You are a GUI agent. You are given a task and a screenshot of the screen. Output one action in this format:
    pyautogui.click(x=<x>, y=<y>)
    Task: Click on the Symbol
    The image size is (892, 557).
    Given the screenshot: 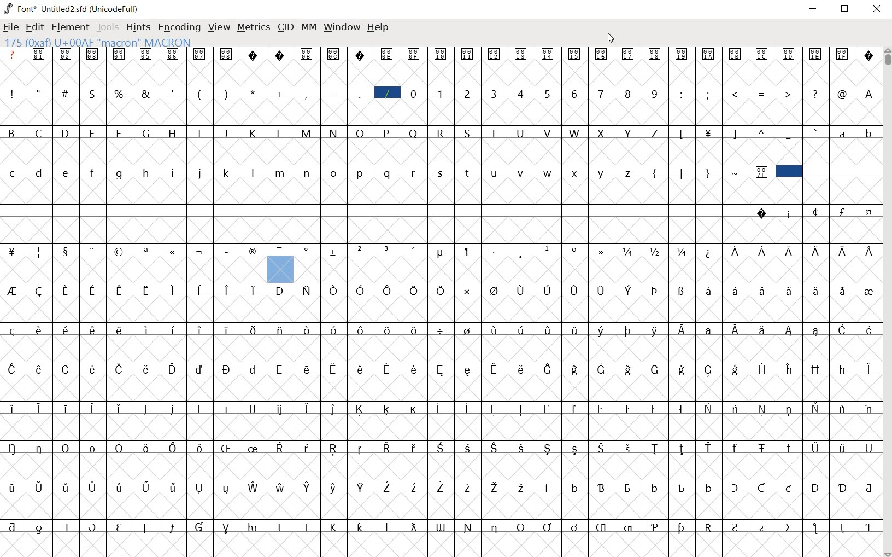 What is the action you would take?
    pyautogui.click(x=842, y=291)
    